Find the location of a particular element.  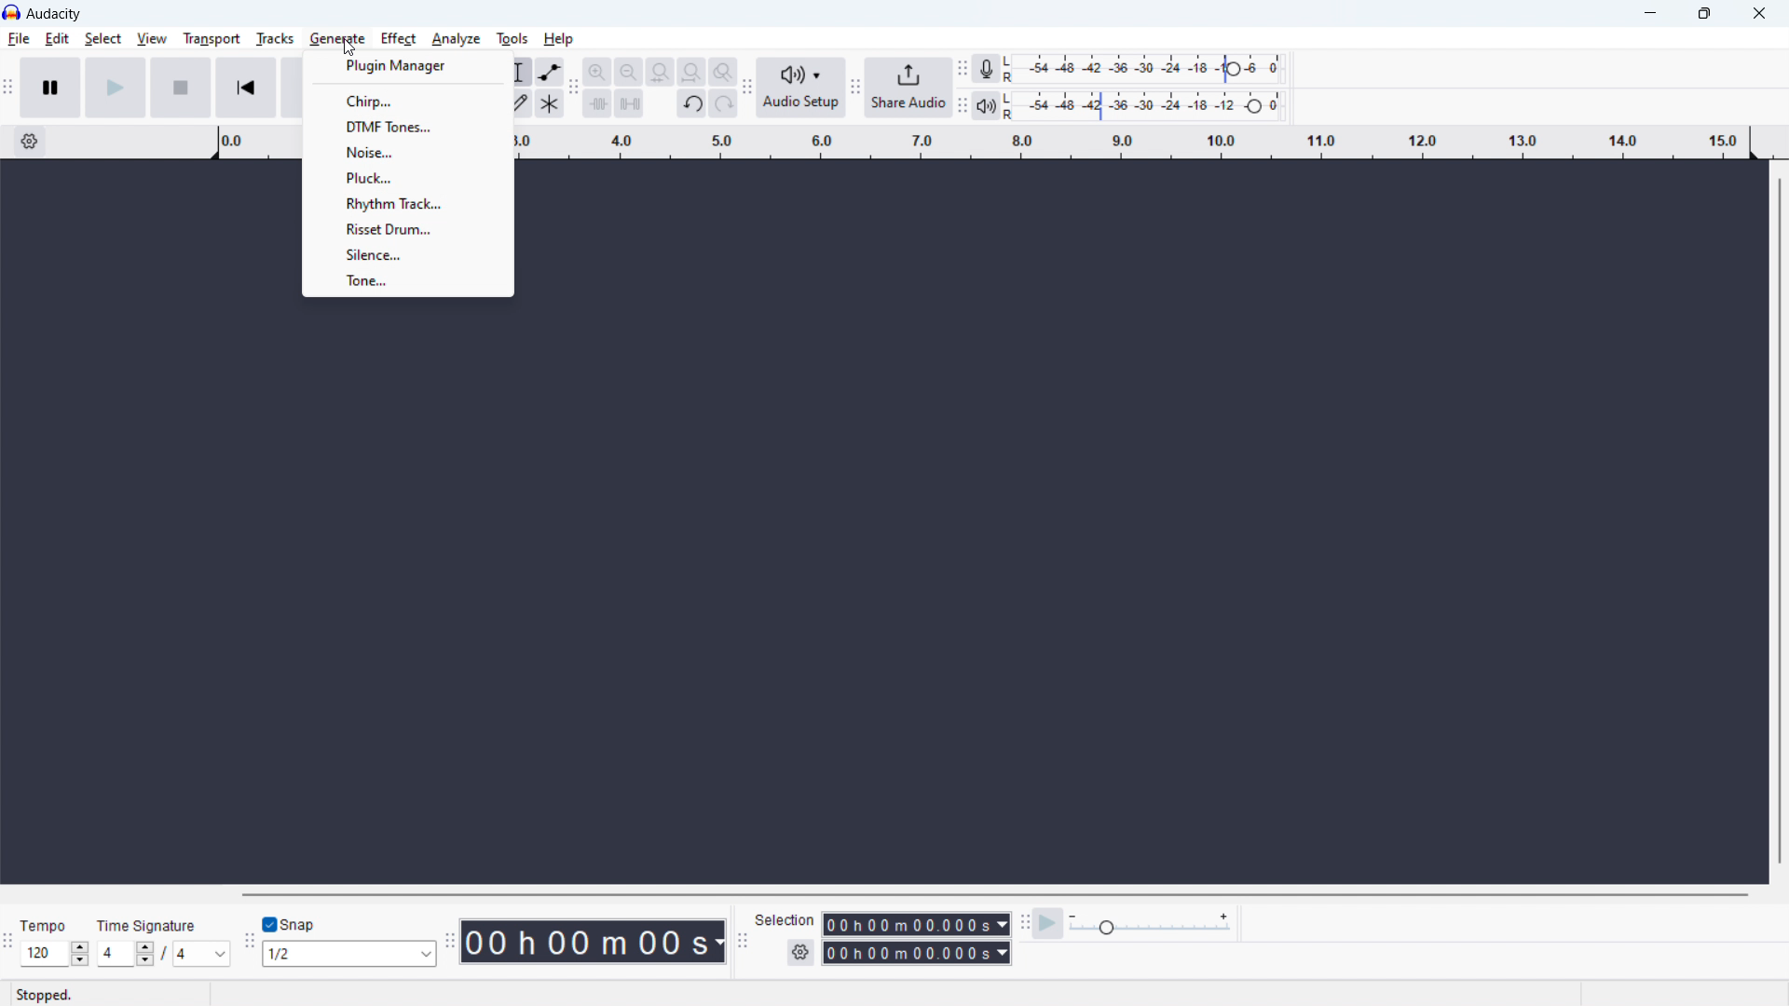

tone... is located at coordinates (407, 281).